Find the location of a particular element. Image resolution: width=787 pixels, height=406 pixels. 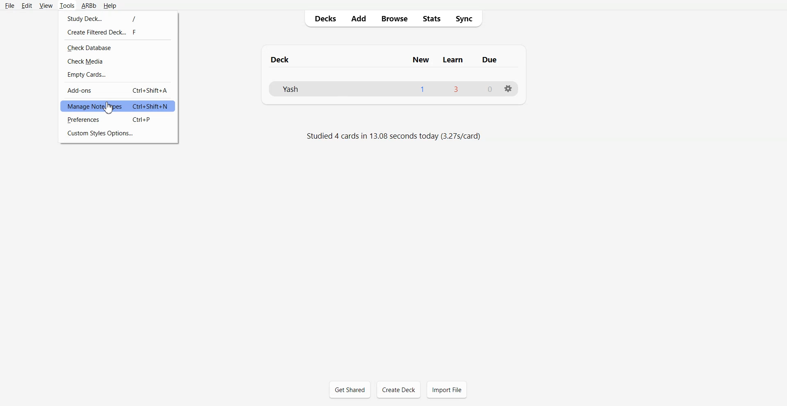

View is located at coordinates (46, 5).